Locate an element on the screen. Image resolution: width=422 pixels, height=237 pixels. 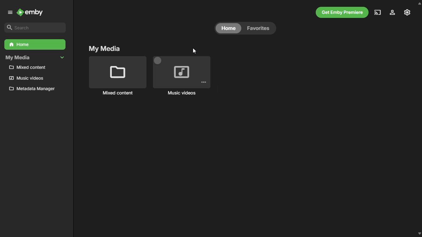
mixed content is located at coordinates (118, 77).